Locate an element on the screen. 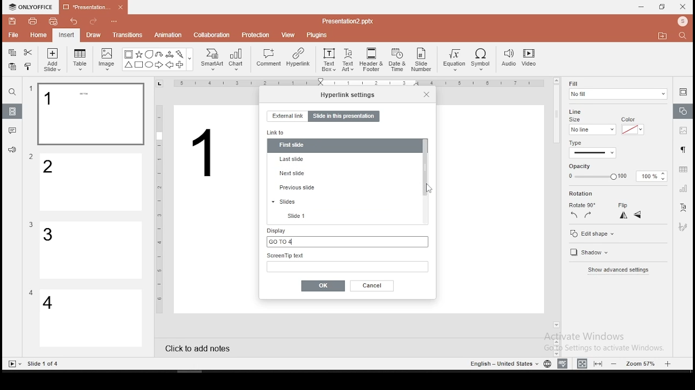 The width and height of the screenshot is (695, 390). fit to width is located at coordinates (580, 363).